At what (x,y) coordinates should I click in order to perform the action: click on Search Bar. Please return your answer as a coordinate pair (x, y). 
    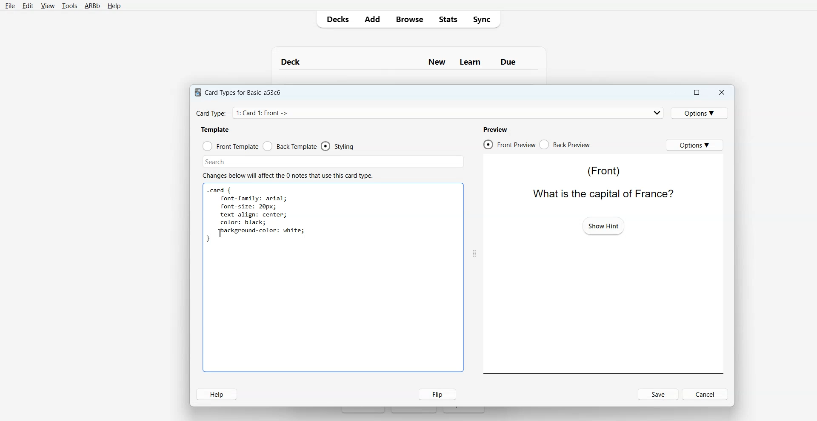
    Looking at the image, I should click on (333, 162).